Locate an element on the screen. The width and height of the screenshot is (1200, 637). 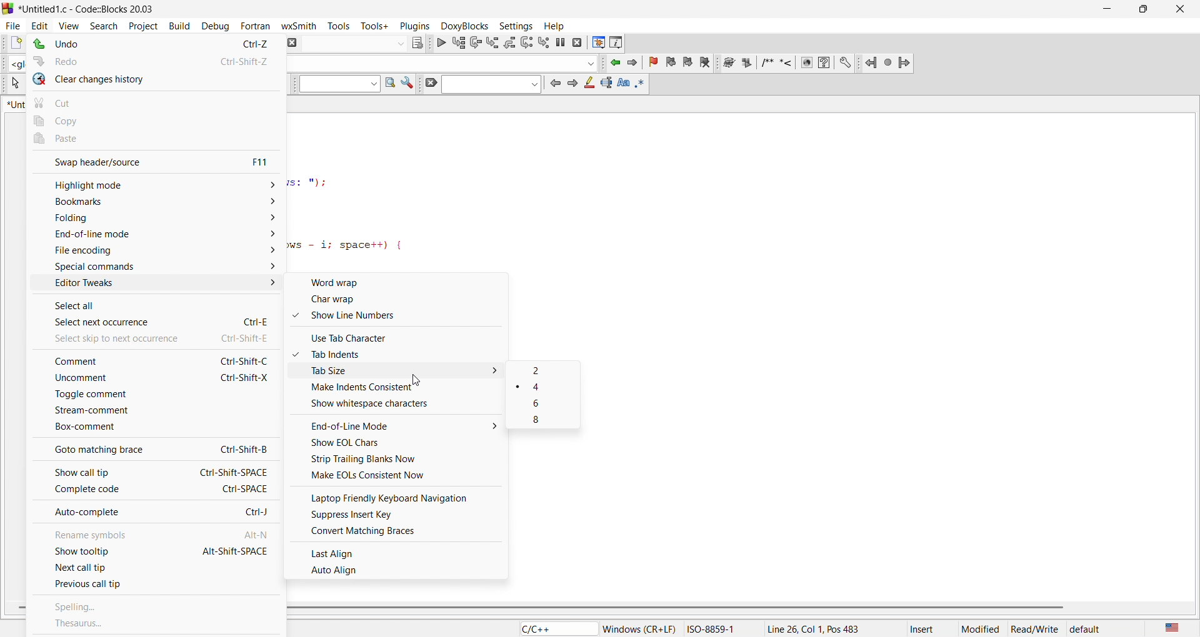
default is located at coordinates (1100, 627).